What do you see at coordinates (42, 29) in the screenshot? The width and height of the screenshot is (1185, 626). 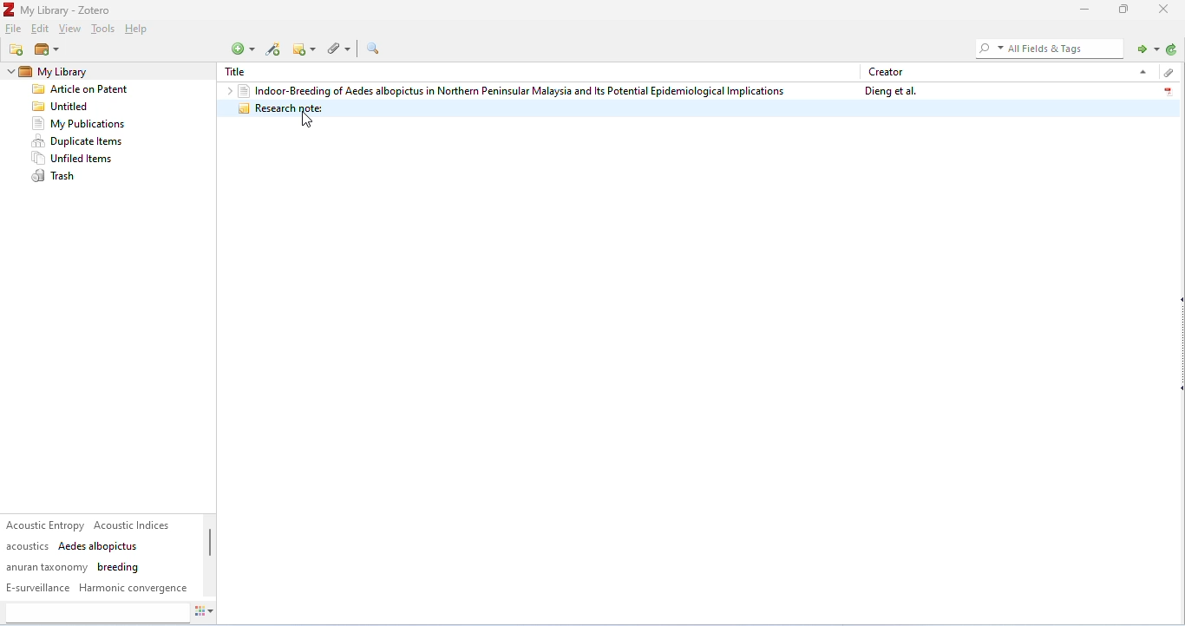 I see `edit` at bounding box center [42, 29].